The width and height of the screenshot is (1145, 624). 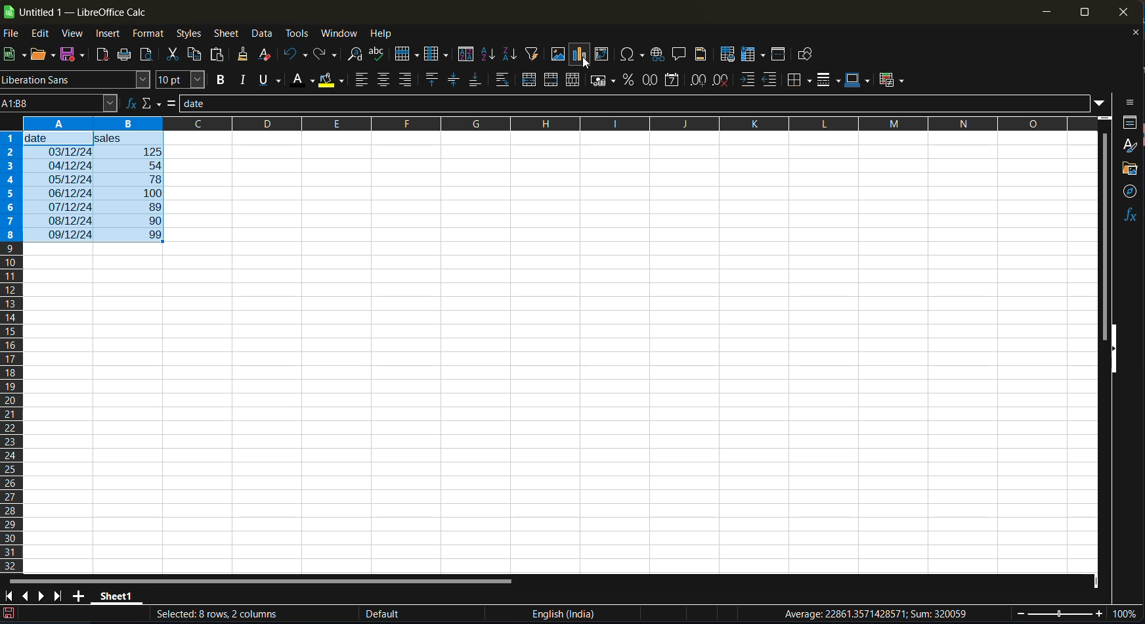 I want to click on align bottom, so click(x=475, y=81).